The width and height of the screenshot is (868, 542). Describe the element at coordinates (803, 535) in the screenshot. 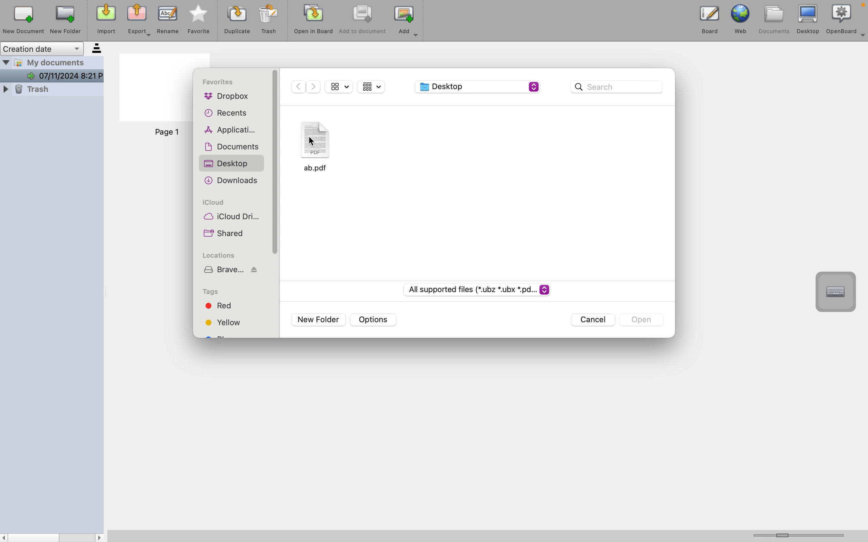

I see `horizontal scroll` at that location.